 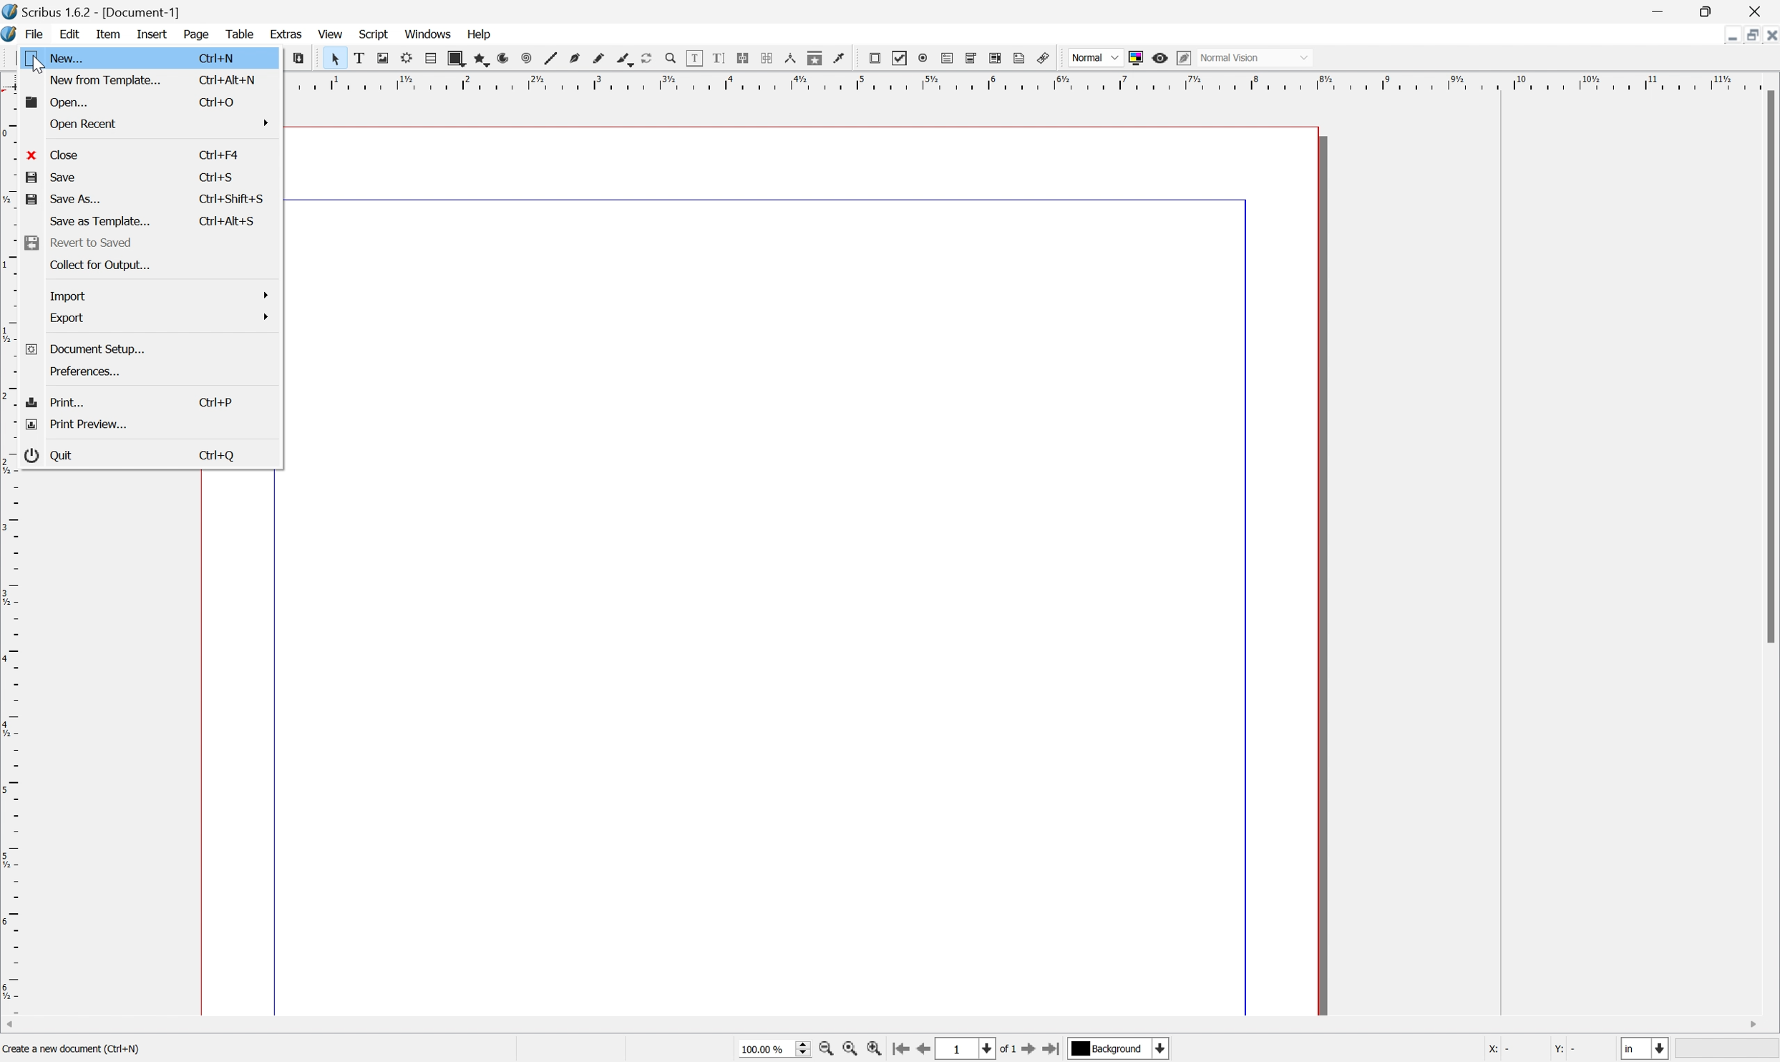 What do you see at coordinates (69, 36) in the screenshot?
I see `Edit` at bounding box center [69, 36].